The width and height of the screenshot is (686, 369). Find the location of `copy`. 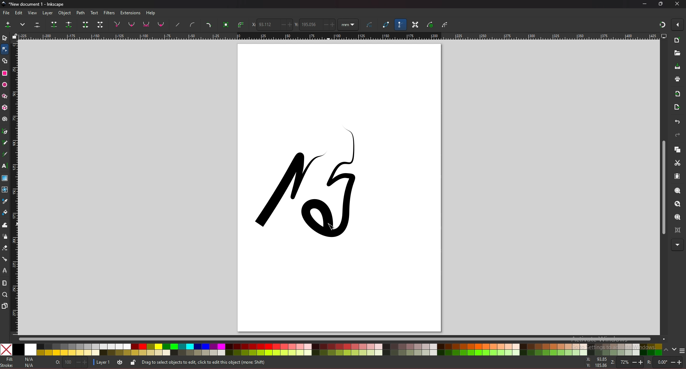

copy is located at coordinates (677, 150).